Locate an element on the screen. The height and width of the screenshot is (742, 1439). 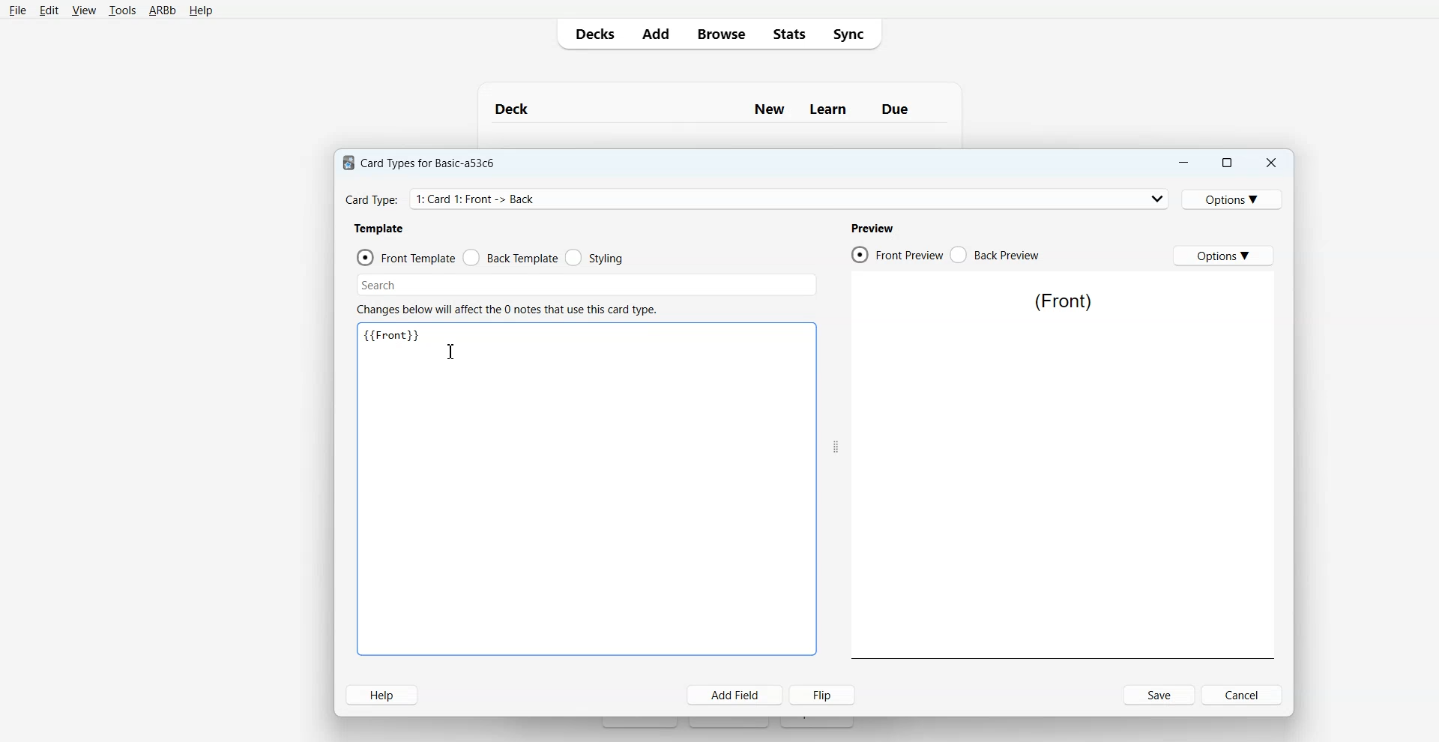
Front Template is located at coordinates (406, 258).